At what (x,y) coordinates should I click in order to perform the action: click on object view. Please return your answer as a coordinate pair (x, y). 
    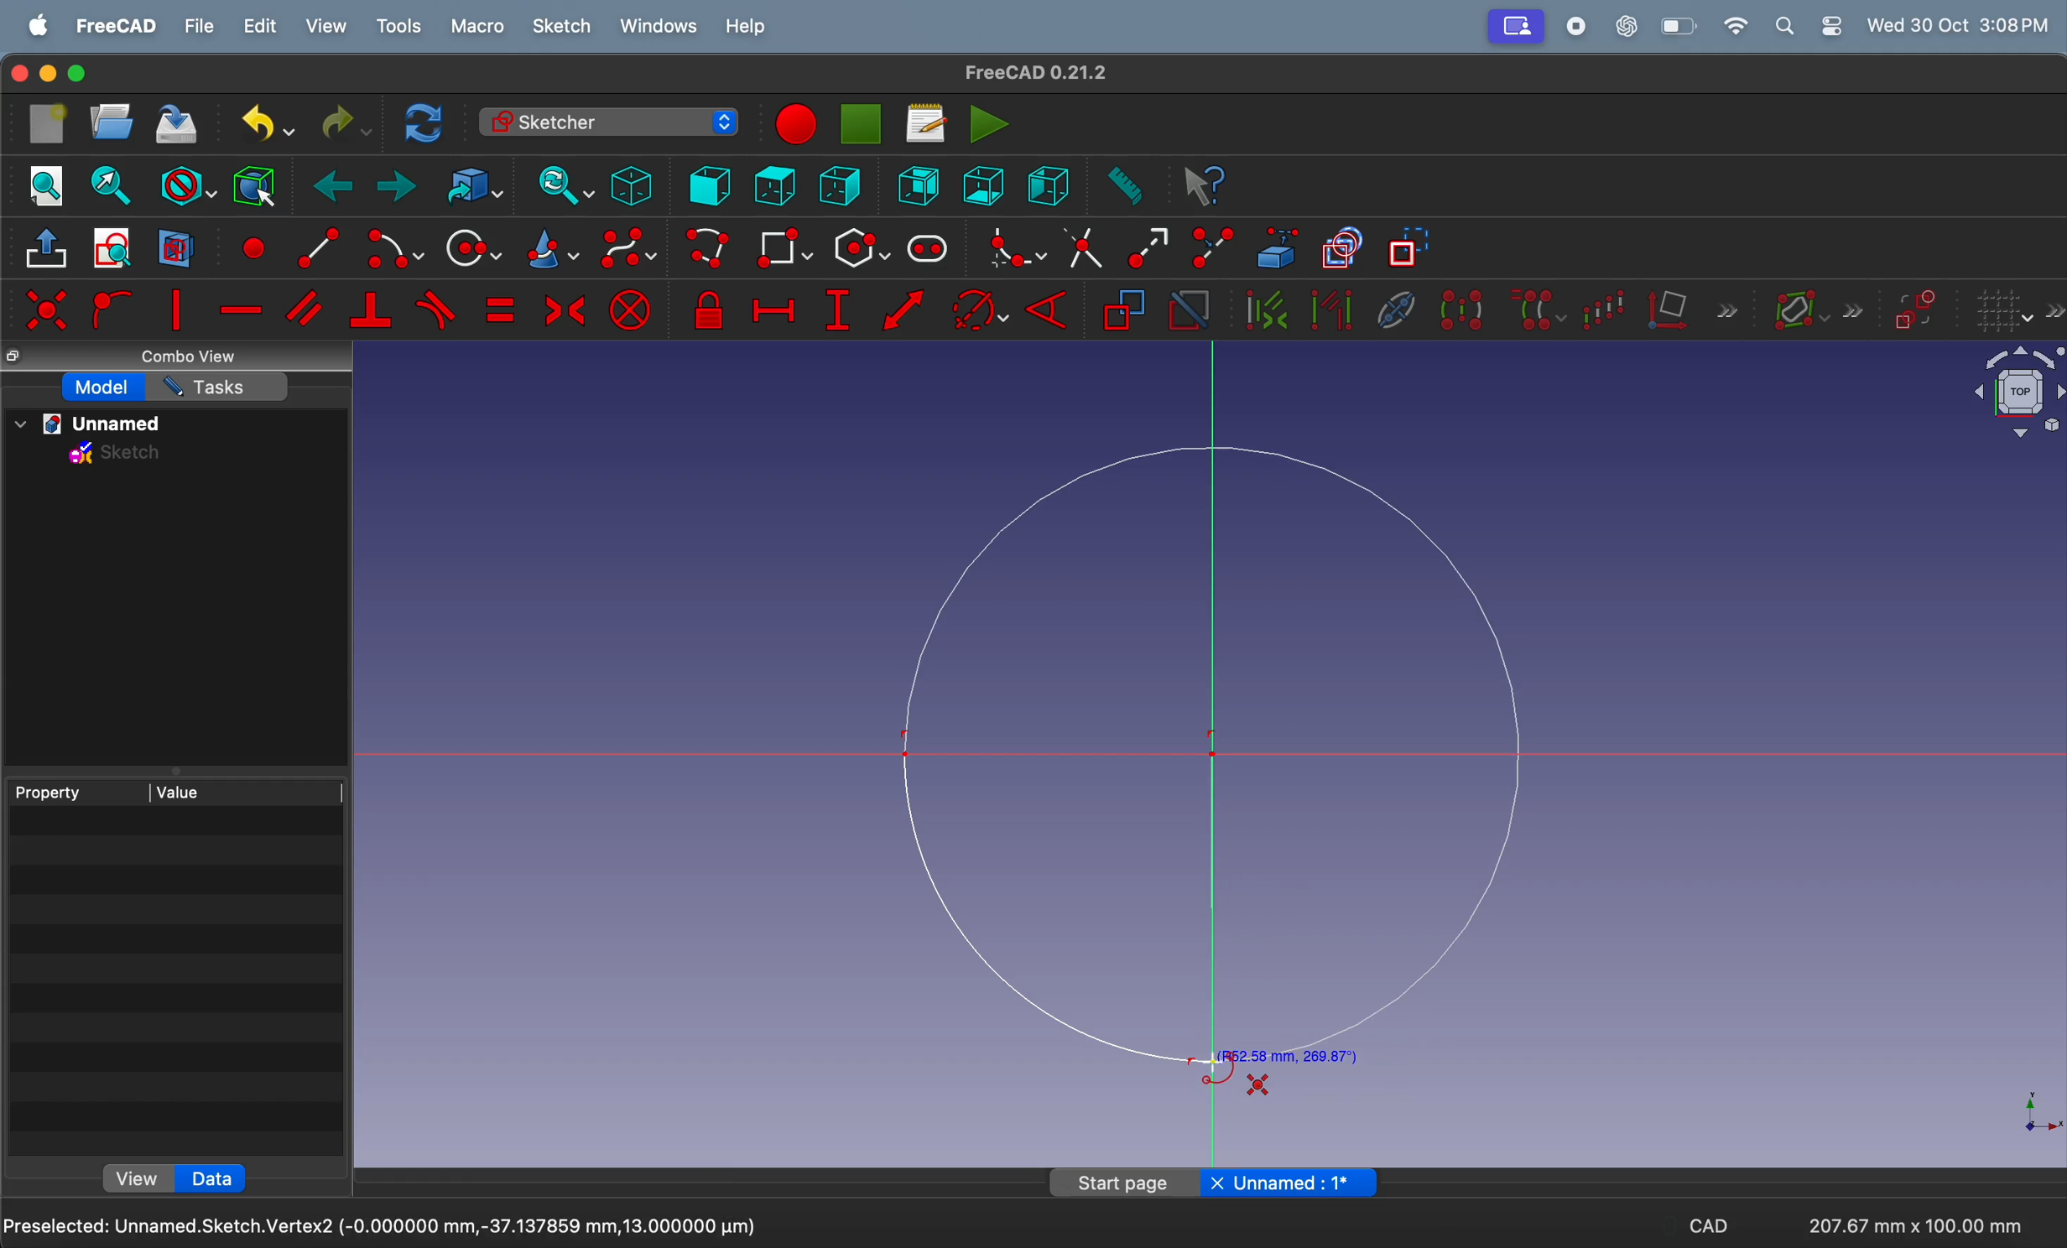
    Looking at the image, I should click on (2004, 396).